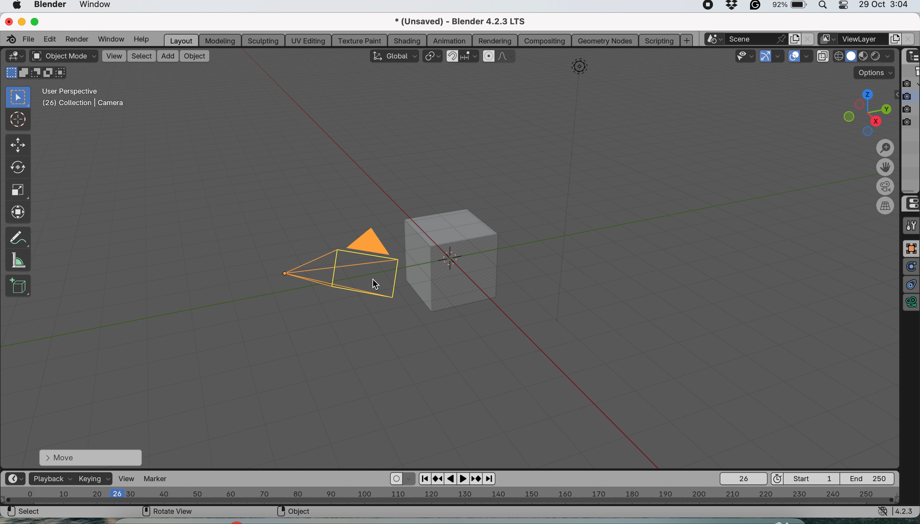 Image resolution: width=920 pixels, height=524 pixels. I want to click on auto keying, so click(396, 479).